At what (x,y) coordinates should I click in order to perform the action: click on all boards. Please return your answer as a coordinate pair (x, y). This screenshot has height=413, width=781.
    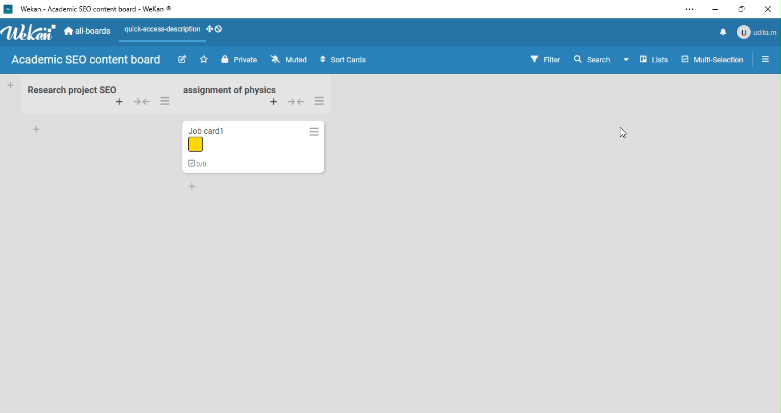
    Looking at the image, I should click on (88, 31).